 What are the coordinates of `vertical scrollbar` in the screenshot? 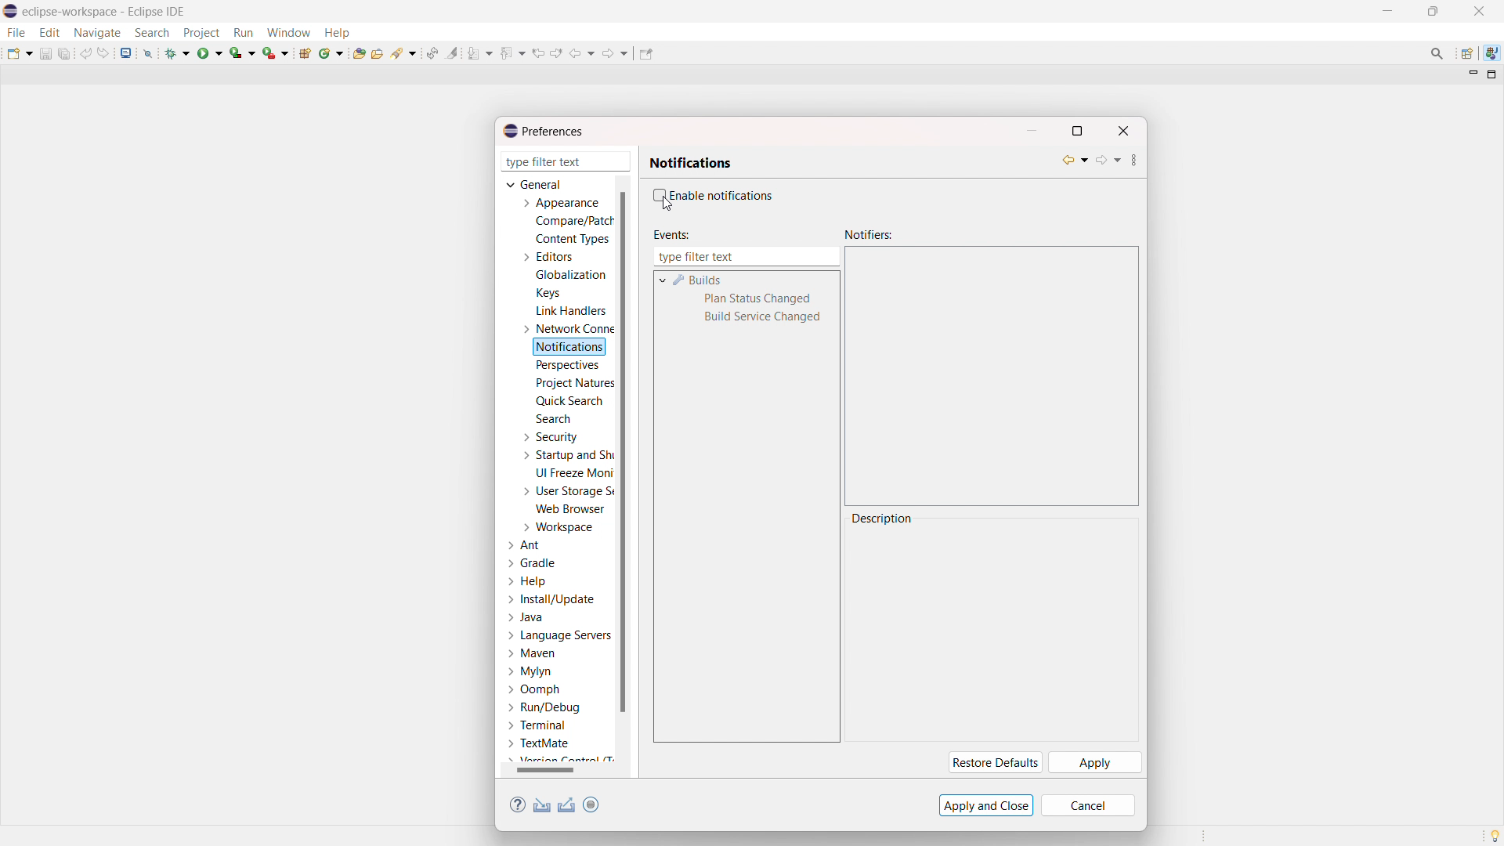 It's located at (622, 450).